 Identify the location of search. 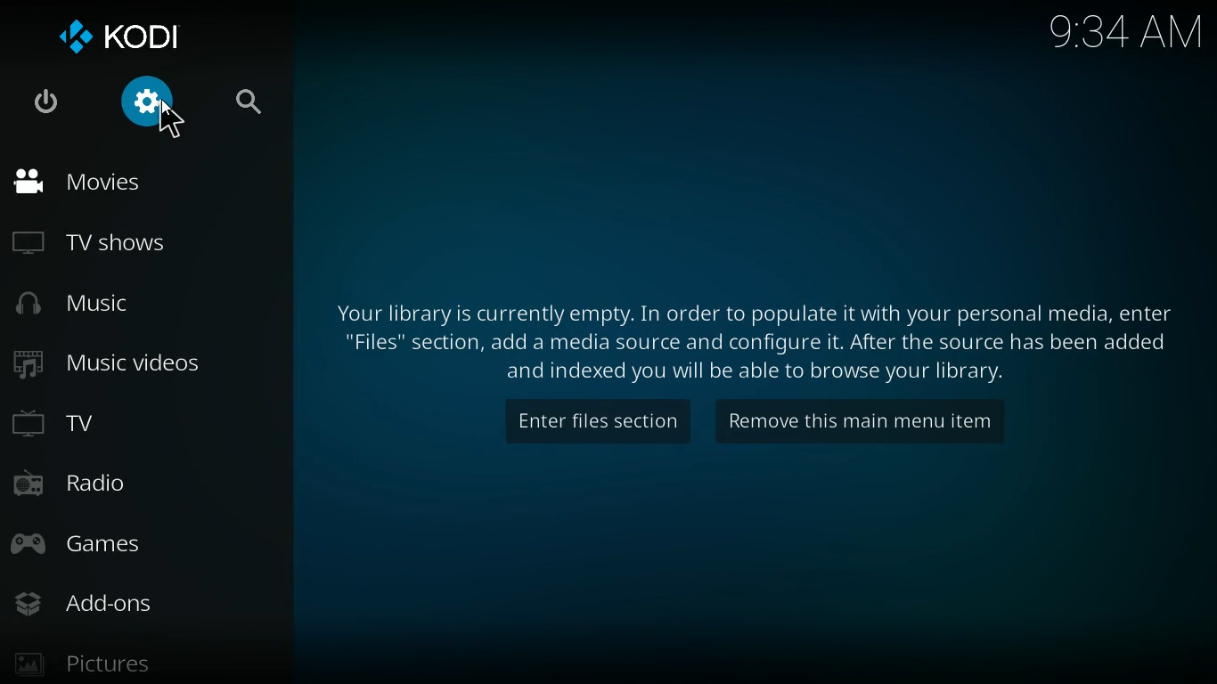
(252, 103).